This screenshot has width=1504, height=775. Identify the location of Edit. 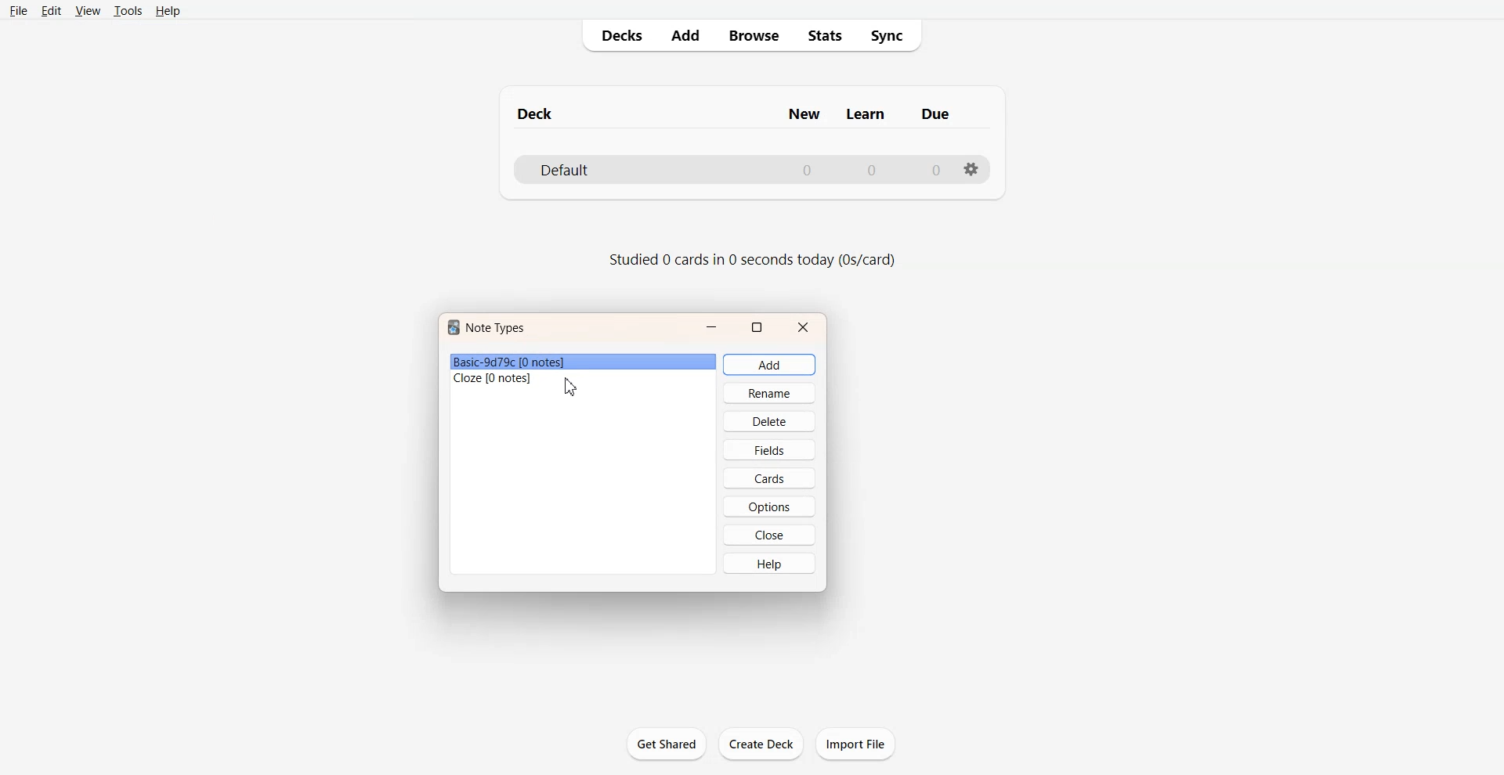
(50, 10).